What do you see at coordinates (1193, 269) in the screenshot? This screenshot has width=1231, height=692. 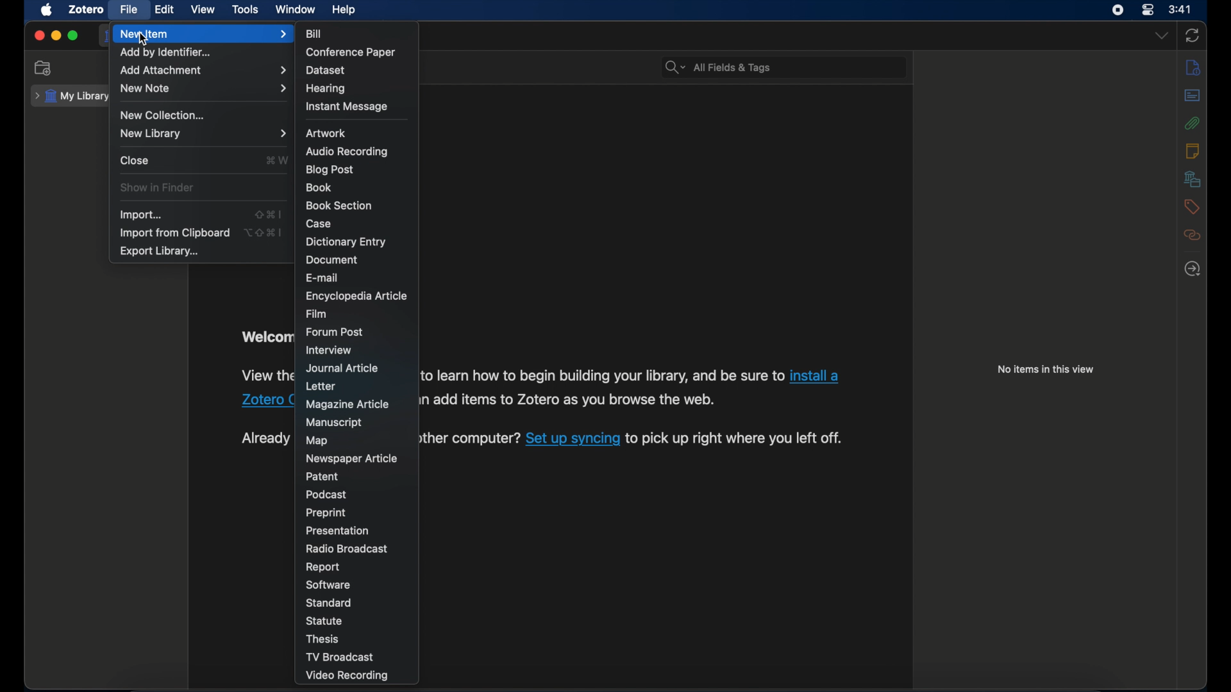 I see `locate` at bounding box center [1193, 269].